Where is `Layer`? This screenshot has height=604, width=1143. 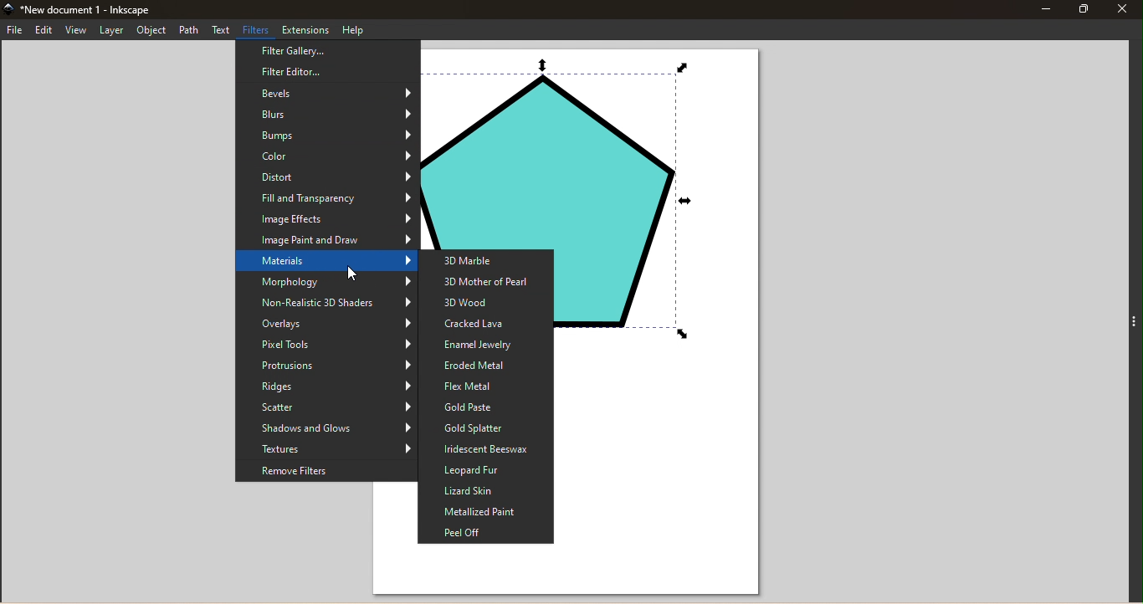
Layer is located at coordinates (111, 30).